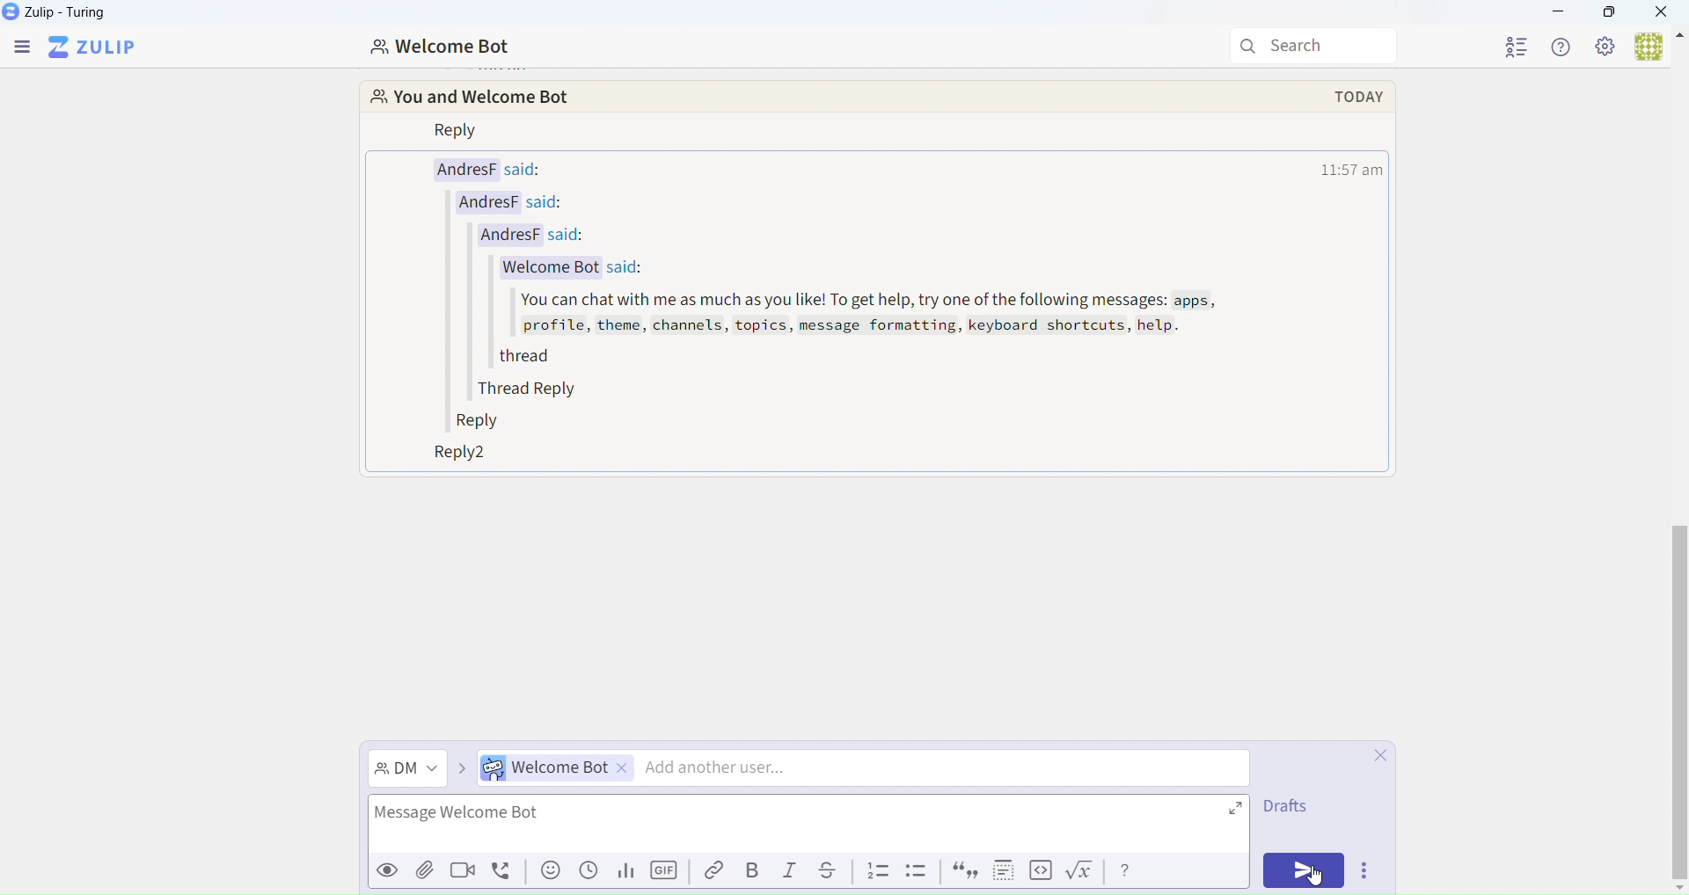 This screenshot has width=1689, height=895. Describe the element at coordinates (1004, 873) in the screenshot. I see `spoiler` at that location.